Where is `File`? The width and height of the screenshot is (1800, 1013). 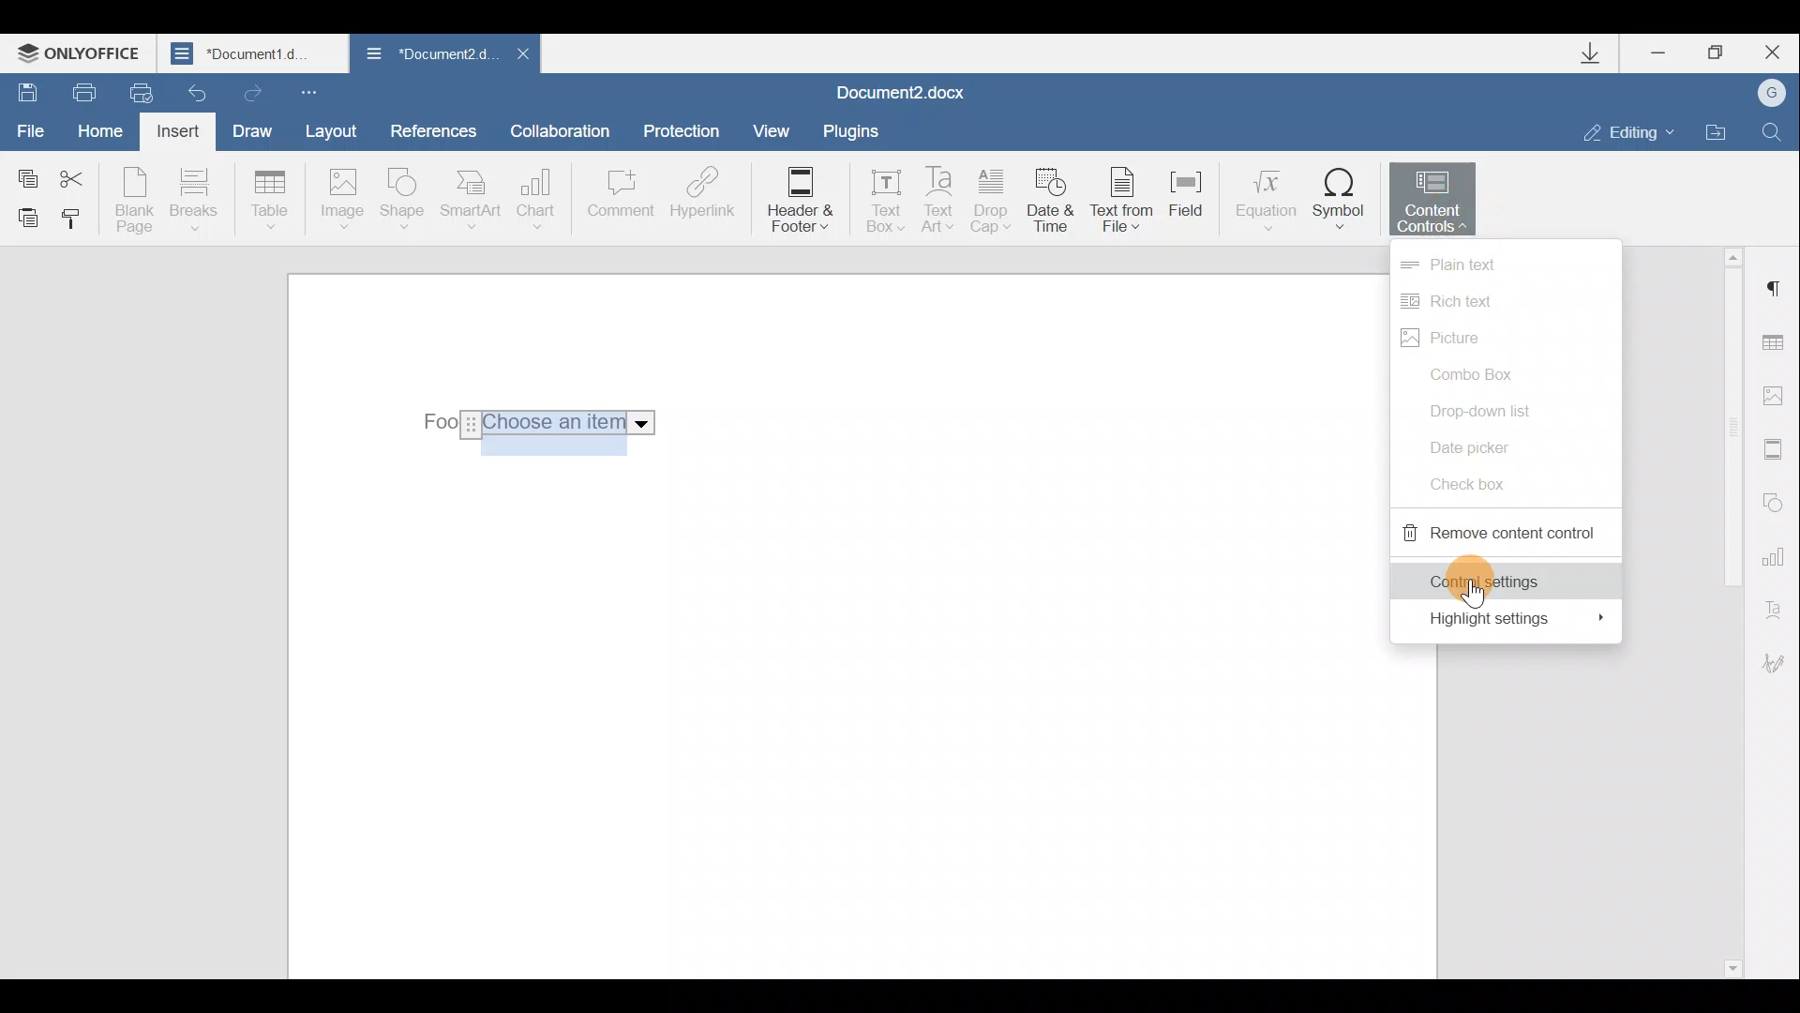
File is located at coordinates (32, 129).